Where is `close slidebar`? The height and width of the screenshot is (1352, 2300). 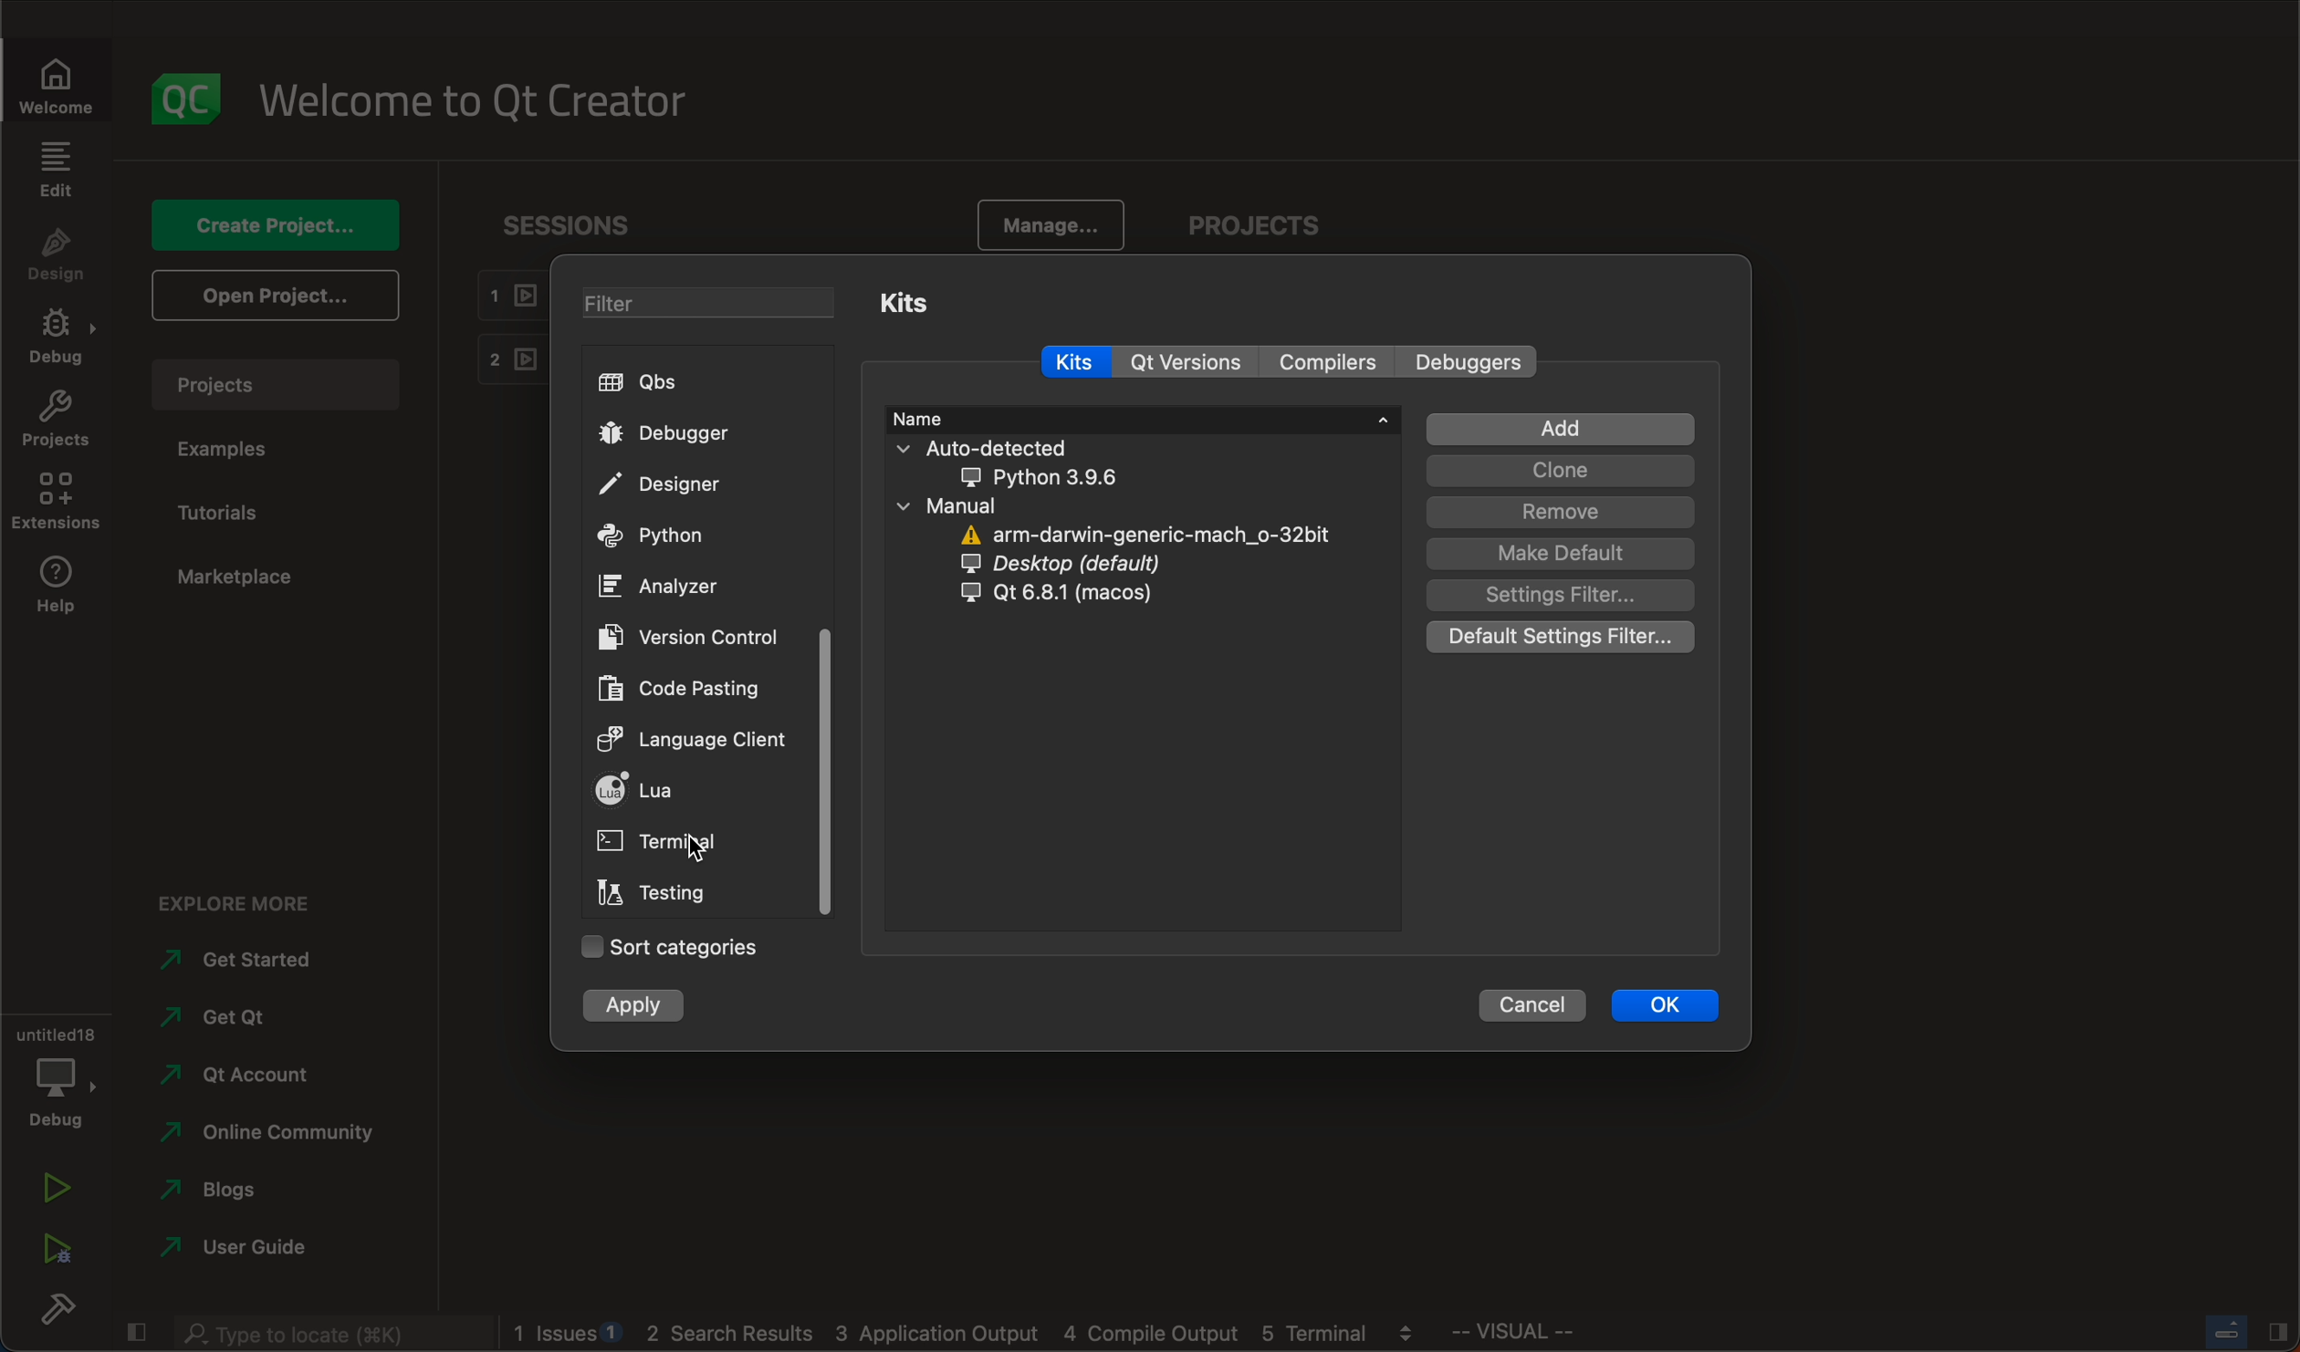
close slidebar is located at coordinates (136, 1332).